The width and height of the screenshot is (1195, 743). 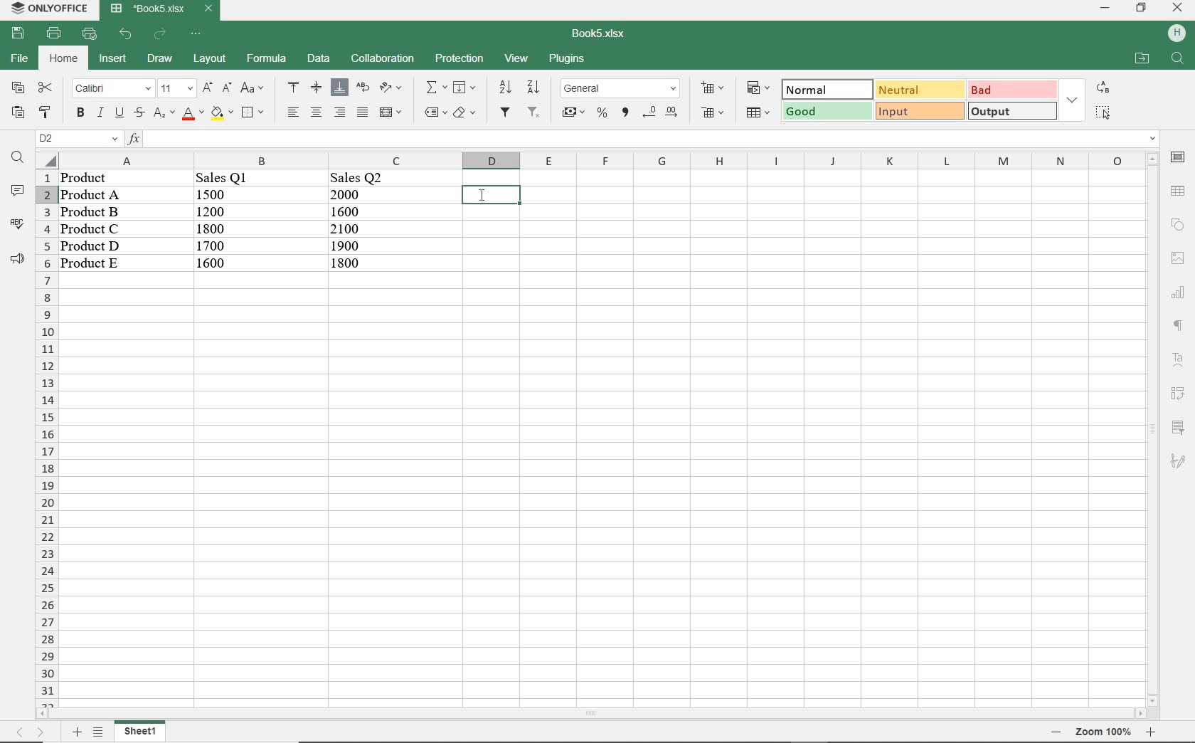 I want to click on cut, so click(x=46, y=87).